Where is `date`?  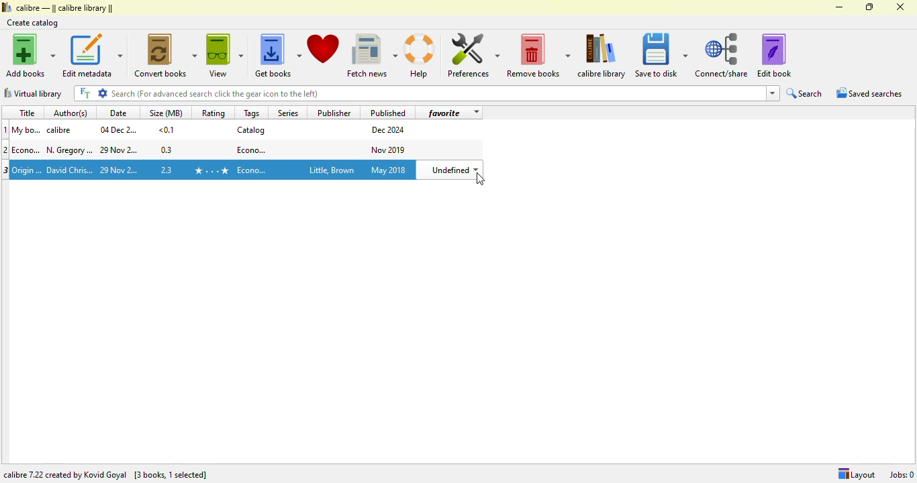
date is located at coordinates (119, 151).